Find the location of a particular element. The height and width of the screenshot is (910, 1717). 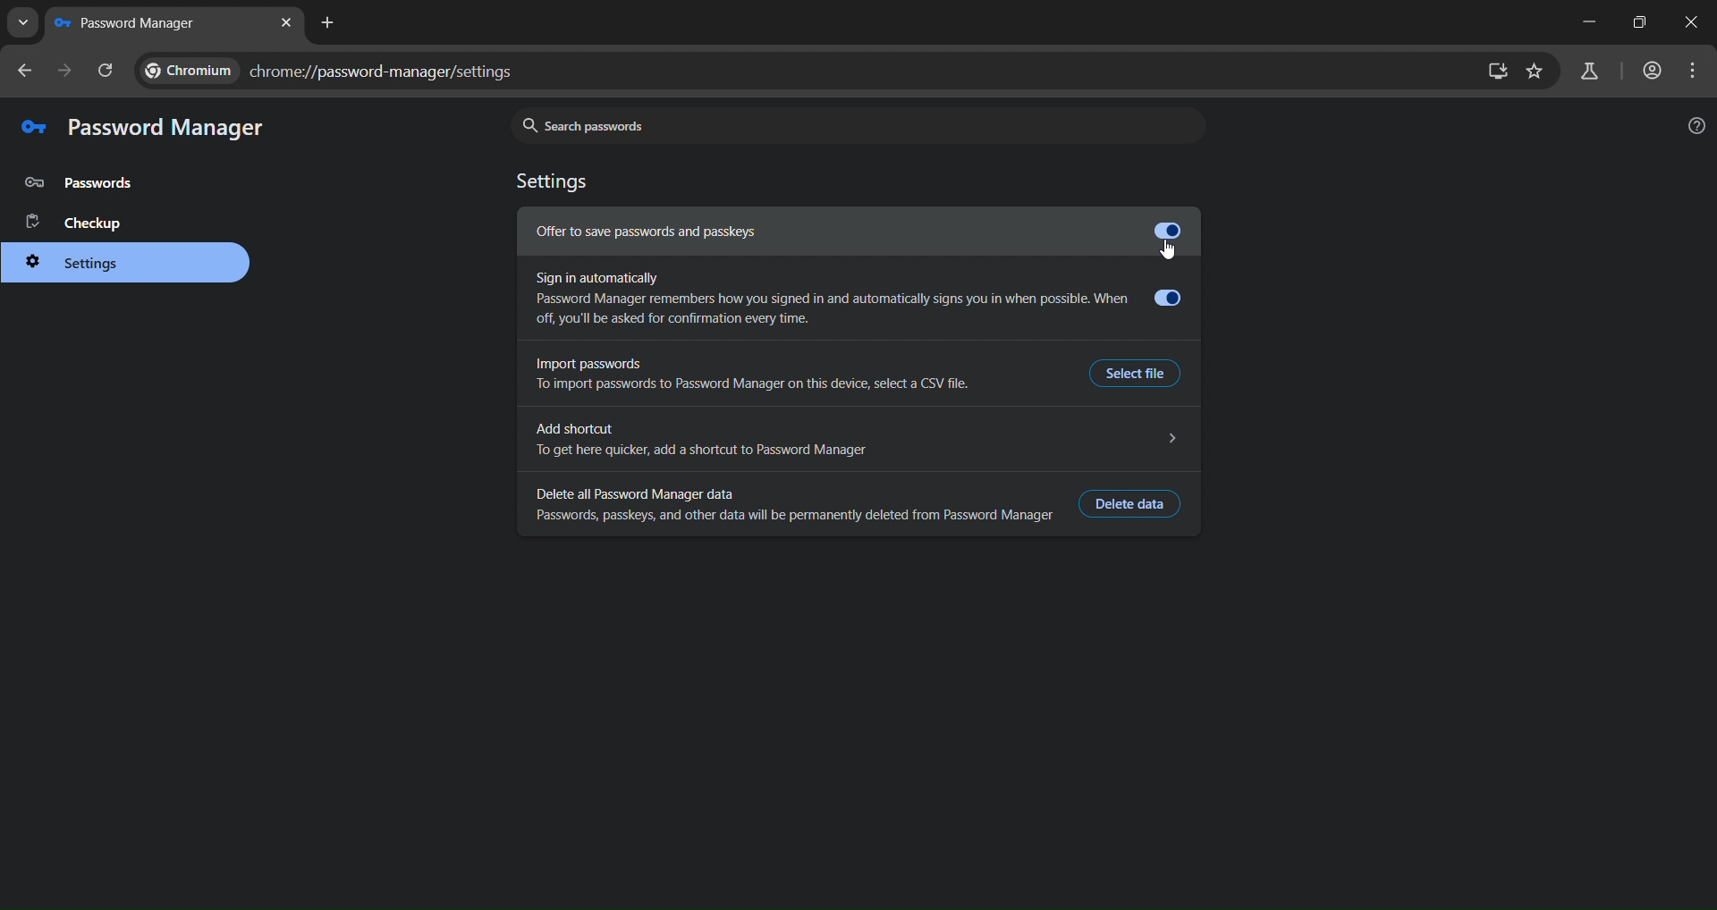

import passwords To import passwords to Password Manager on this device, select a CSV file is located at coordinates (779, 372).